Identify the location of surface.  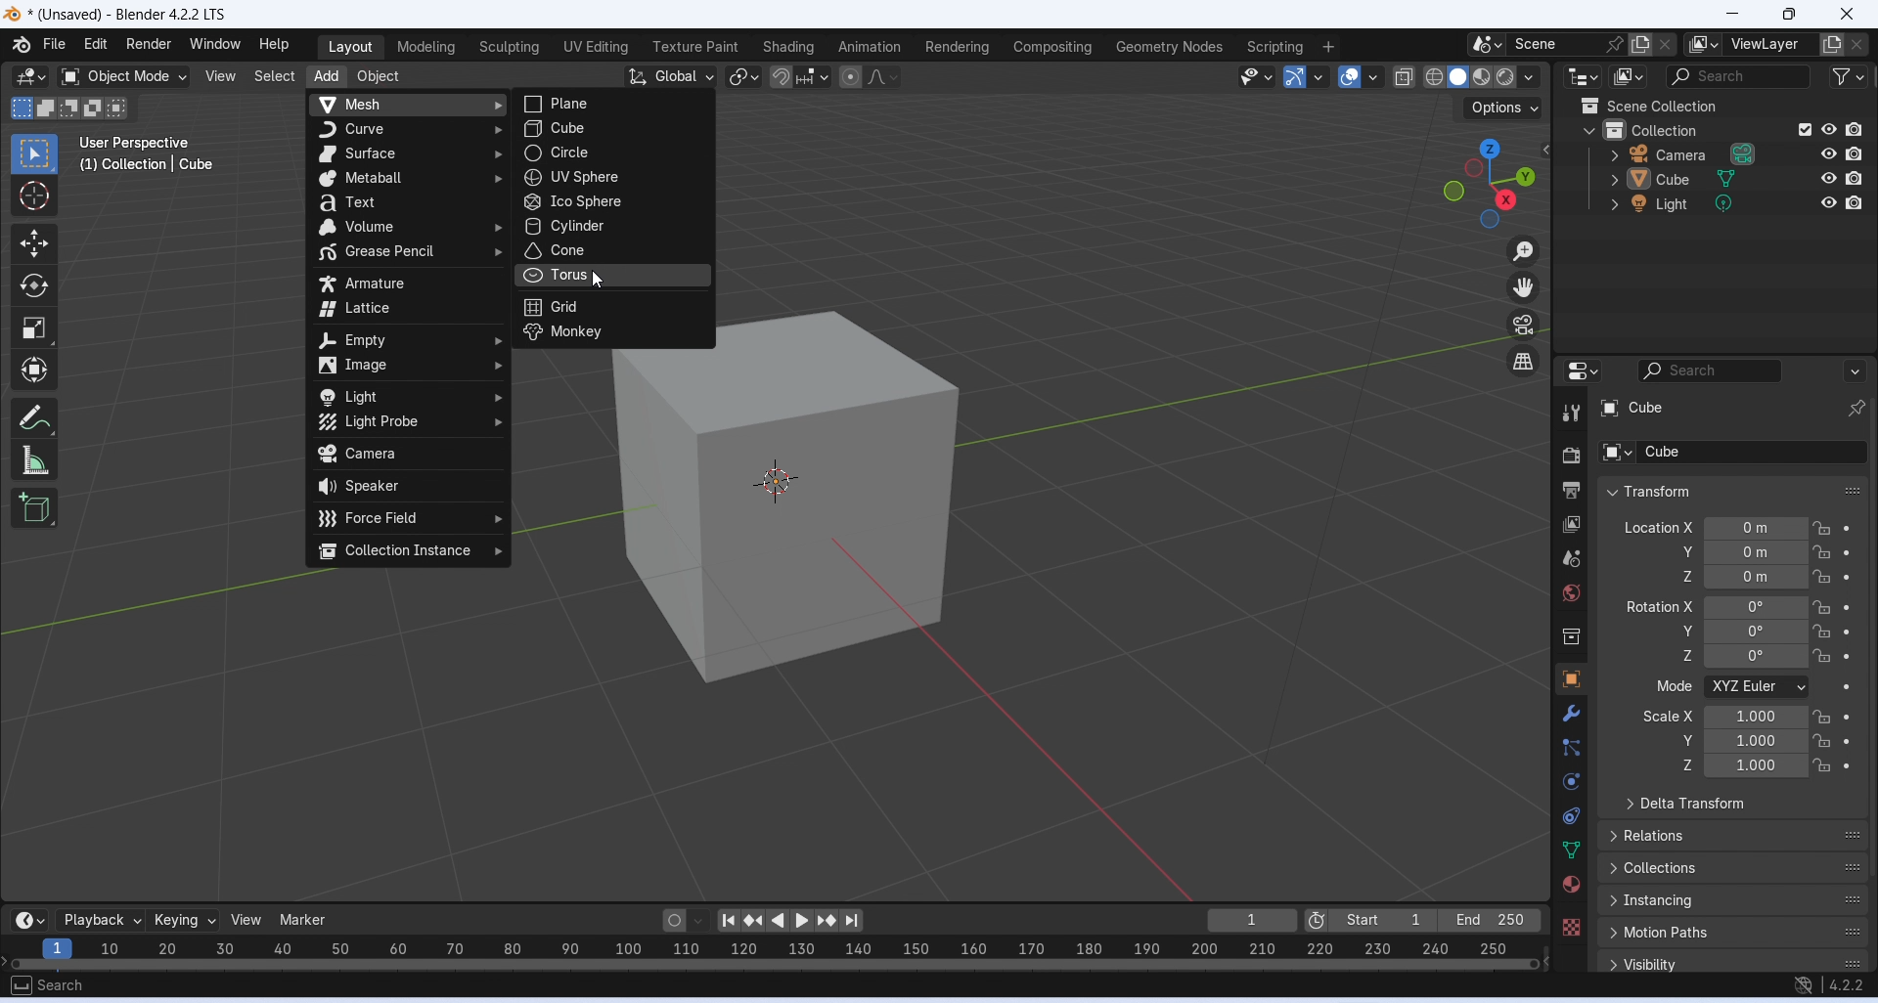
(406, 155).